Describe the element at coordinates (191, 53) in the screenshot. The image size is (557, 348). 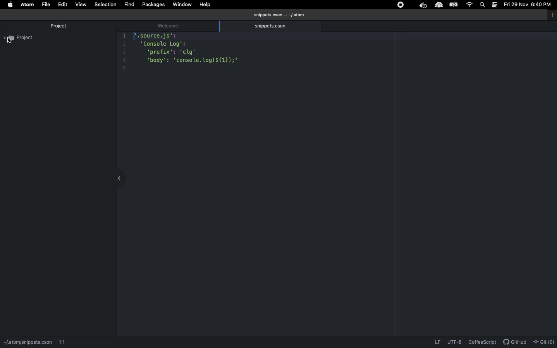
I see `Code` at that location.